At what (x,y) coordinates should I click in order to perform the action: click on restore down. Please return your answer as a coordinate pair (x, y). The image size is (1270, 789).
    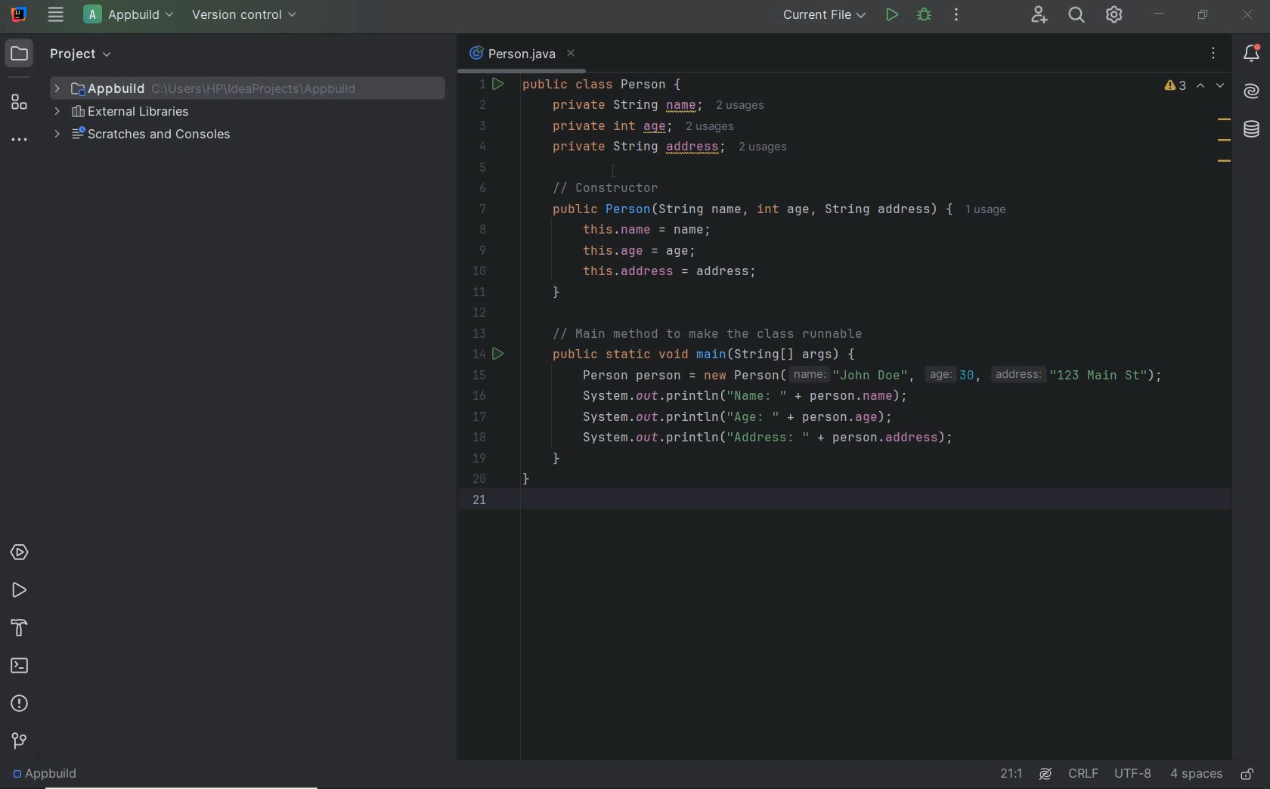
    Looking at the image, I should click on (1202, 14).